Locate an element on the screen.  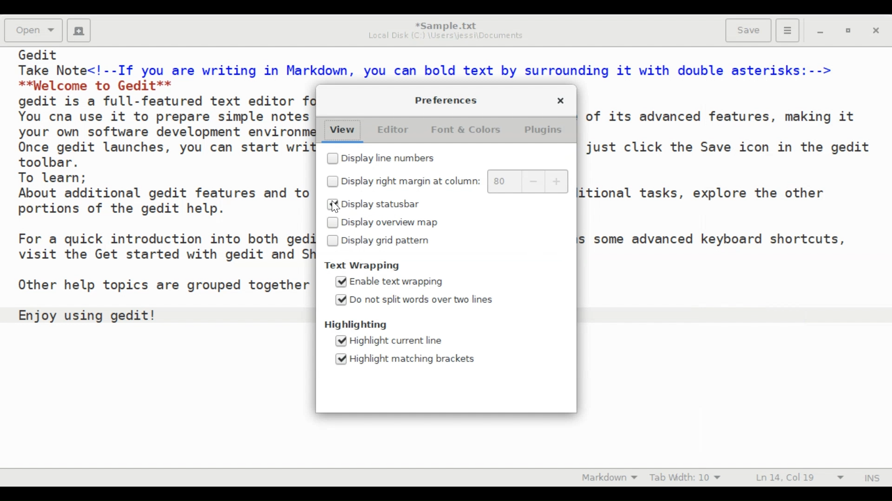
View is located at coordinates (342, 130).